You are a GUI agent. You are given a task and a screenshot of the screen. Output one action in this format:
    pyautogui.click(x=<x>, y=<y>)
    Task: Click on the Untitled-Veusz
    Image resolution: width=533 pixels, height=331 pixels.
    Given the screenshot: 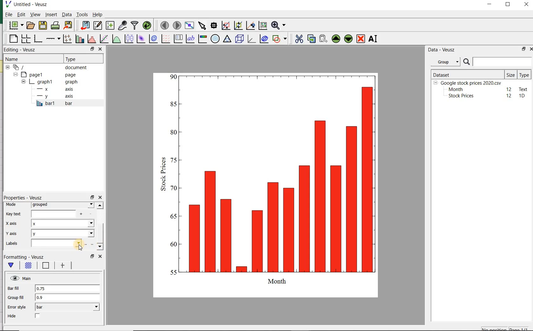 What is the action you would take?
    pyautogui.click(x=30, y=5)
    